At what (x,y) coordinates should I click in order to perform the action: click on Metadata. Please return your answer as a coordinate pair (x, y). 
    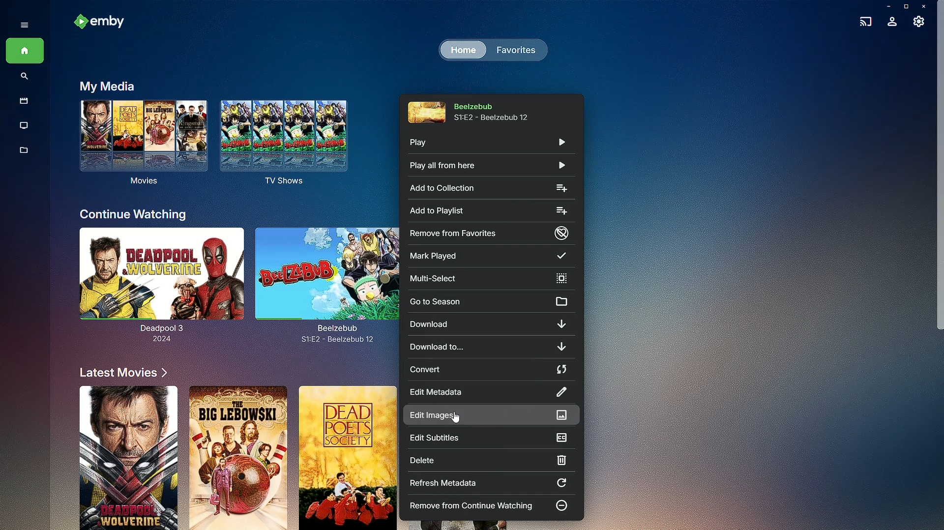
    Looking at the image, I should click on (25, 155).